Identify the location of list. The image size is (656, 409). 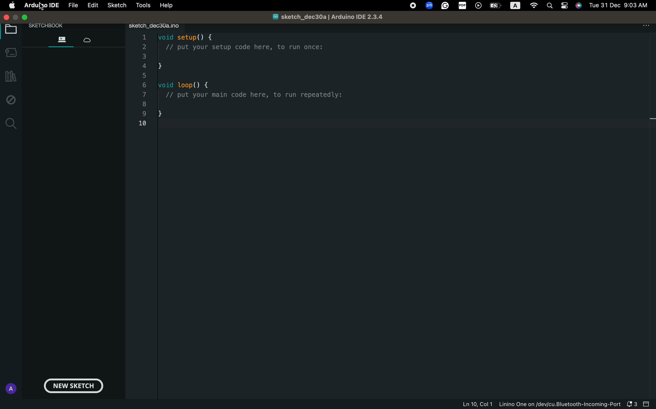
(145, 82).